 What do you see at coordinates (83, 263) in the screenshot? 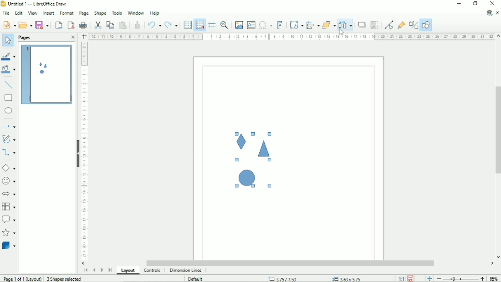
I see `Horizontal scroll button` at bounding box center [83, 263].